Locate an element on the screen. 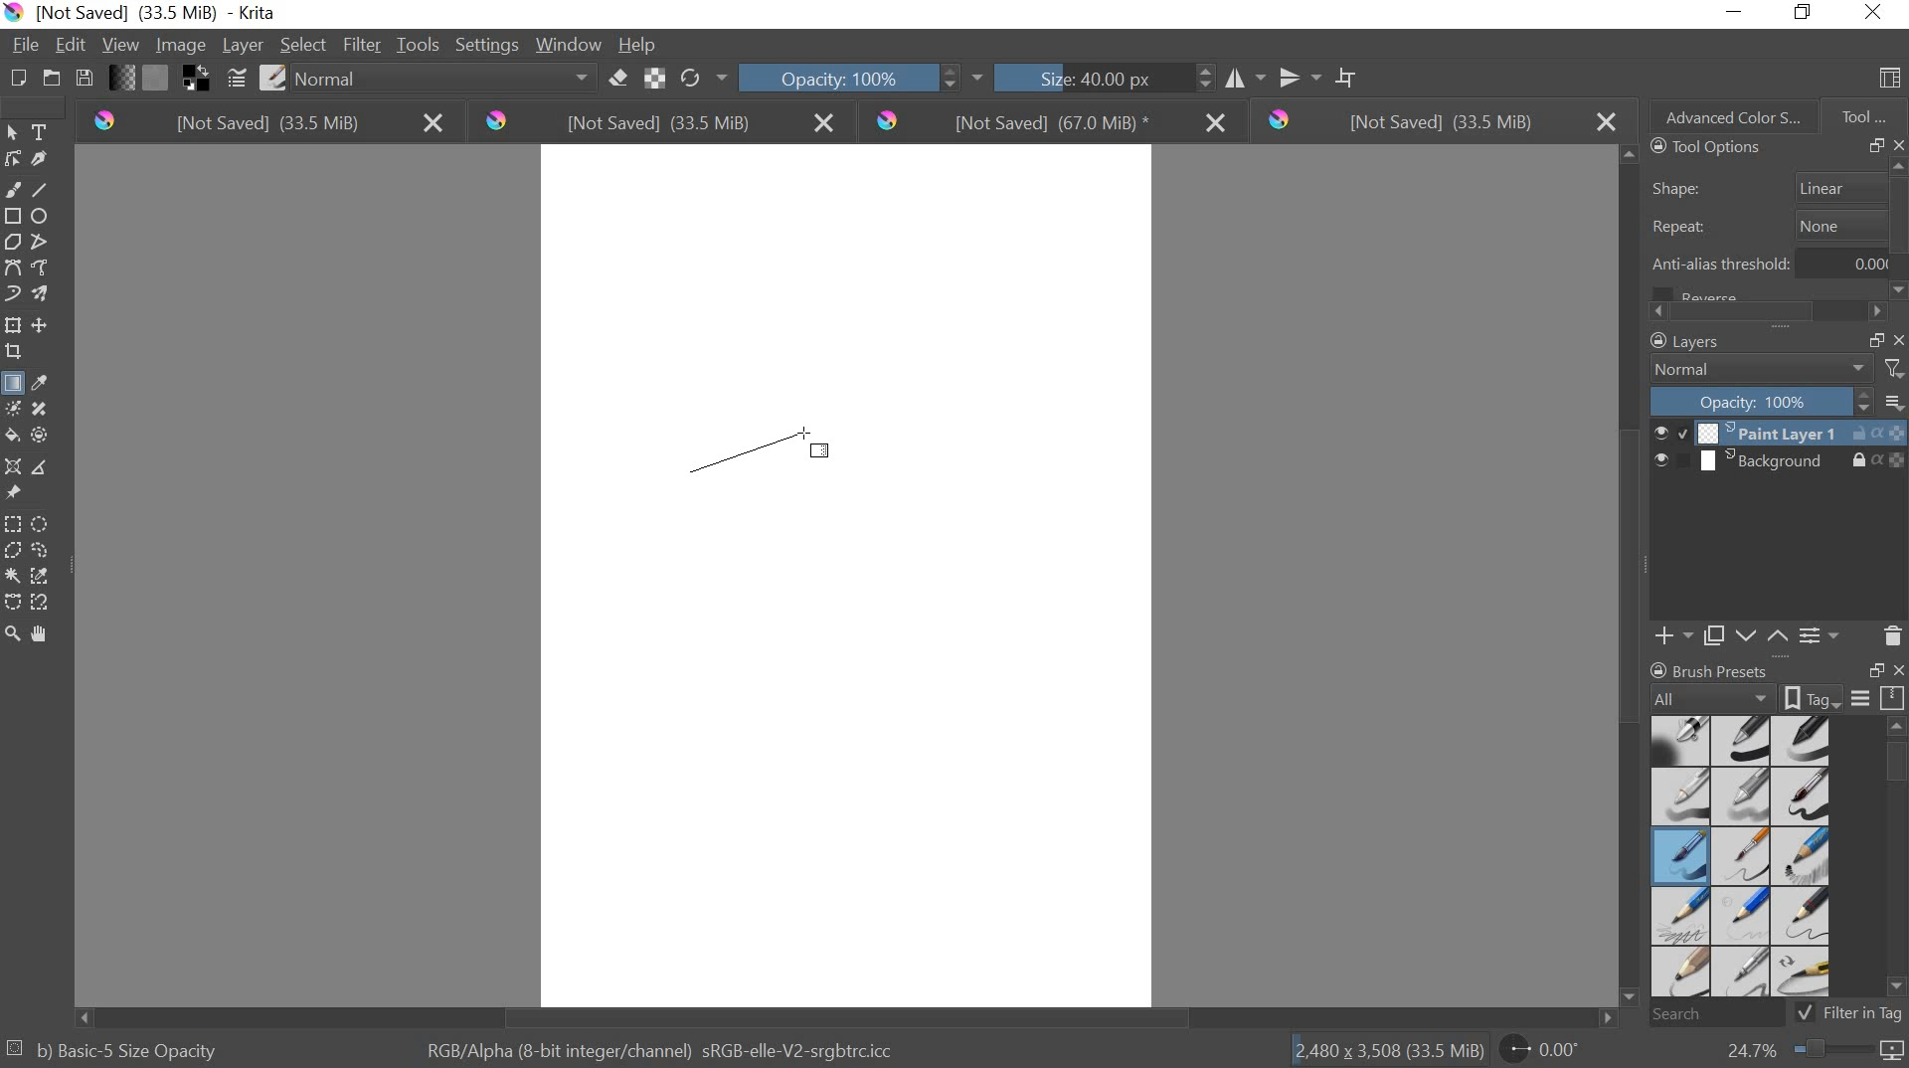 The image size is (1909, 1068). MOVE LAYER UP OR DOWN is located at coordinates (1758, 635).